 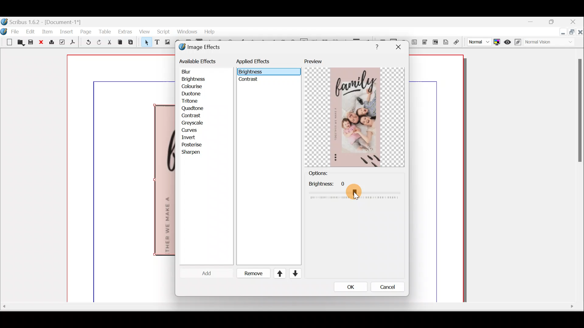 What do you see at coordinates (414, 42) in the screenshot?
I see `PDF text field` at bounding box center [414, 42].